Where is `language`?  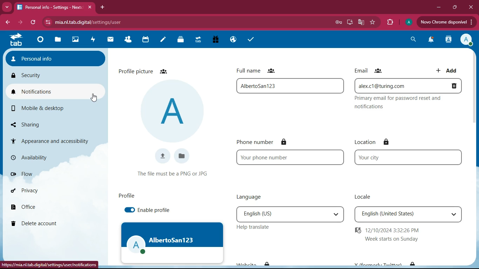 language is located at coordinates (291, 214).